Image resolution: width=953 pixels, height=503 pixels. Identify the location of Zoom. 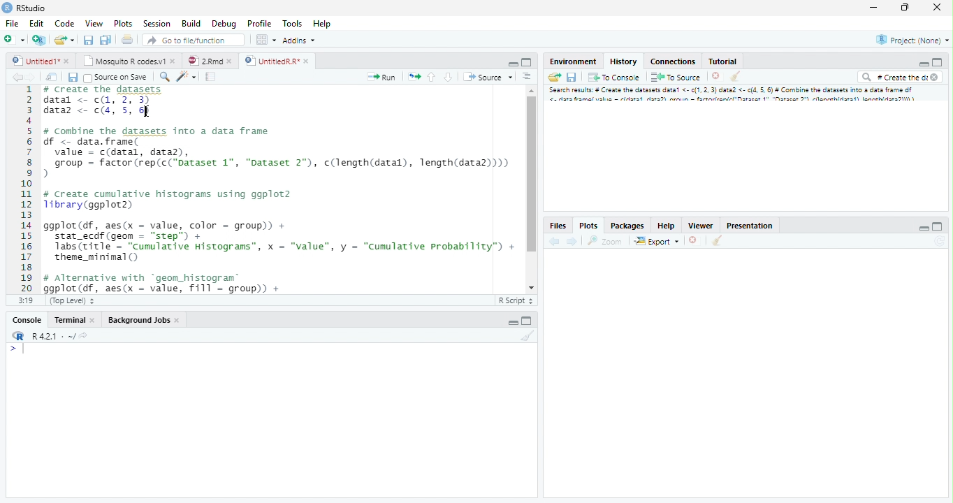
(604, 242).